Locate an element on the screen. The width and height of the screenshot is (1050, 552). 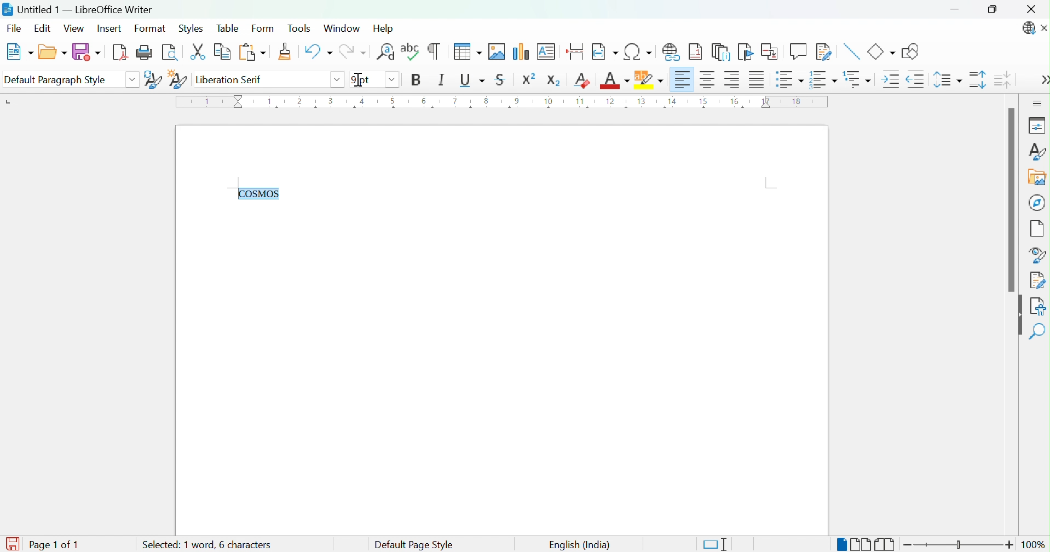
Underline is located at coordinates (471, 80).